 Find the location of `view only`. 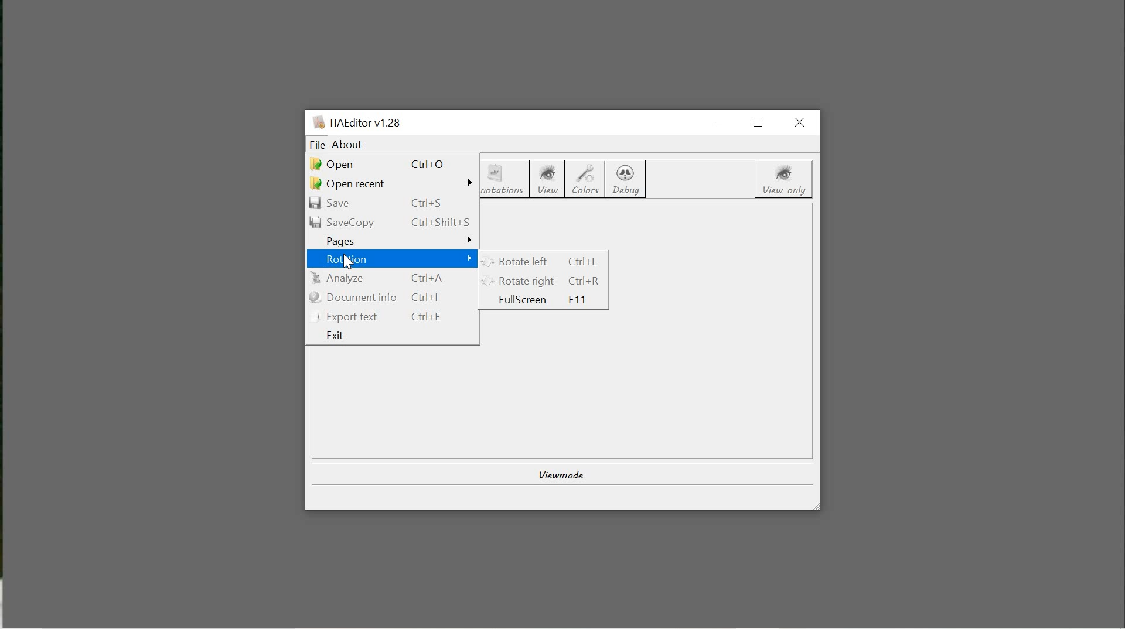

view only is located at coordinates (785, 180).